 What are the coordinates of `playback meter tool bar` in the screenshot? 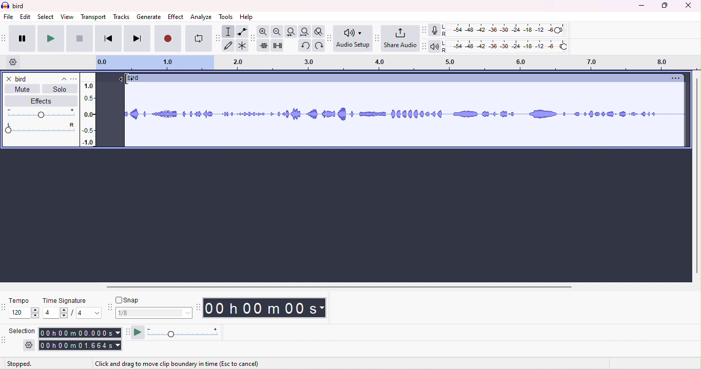 It's located at (422, 47).